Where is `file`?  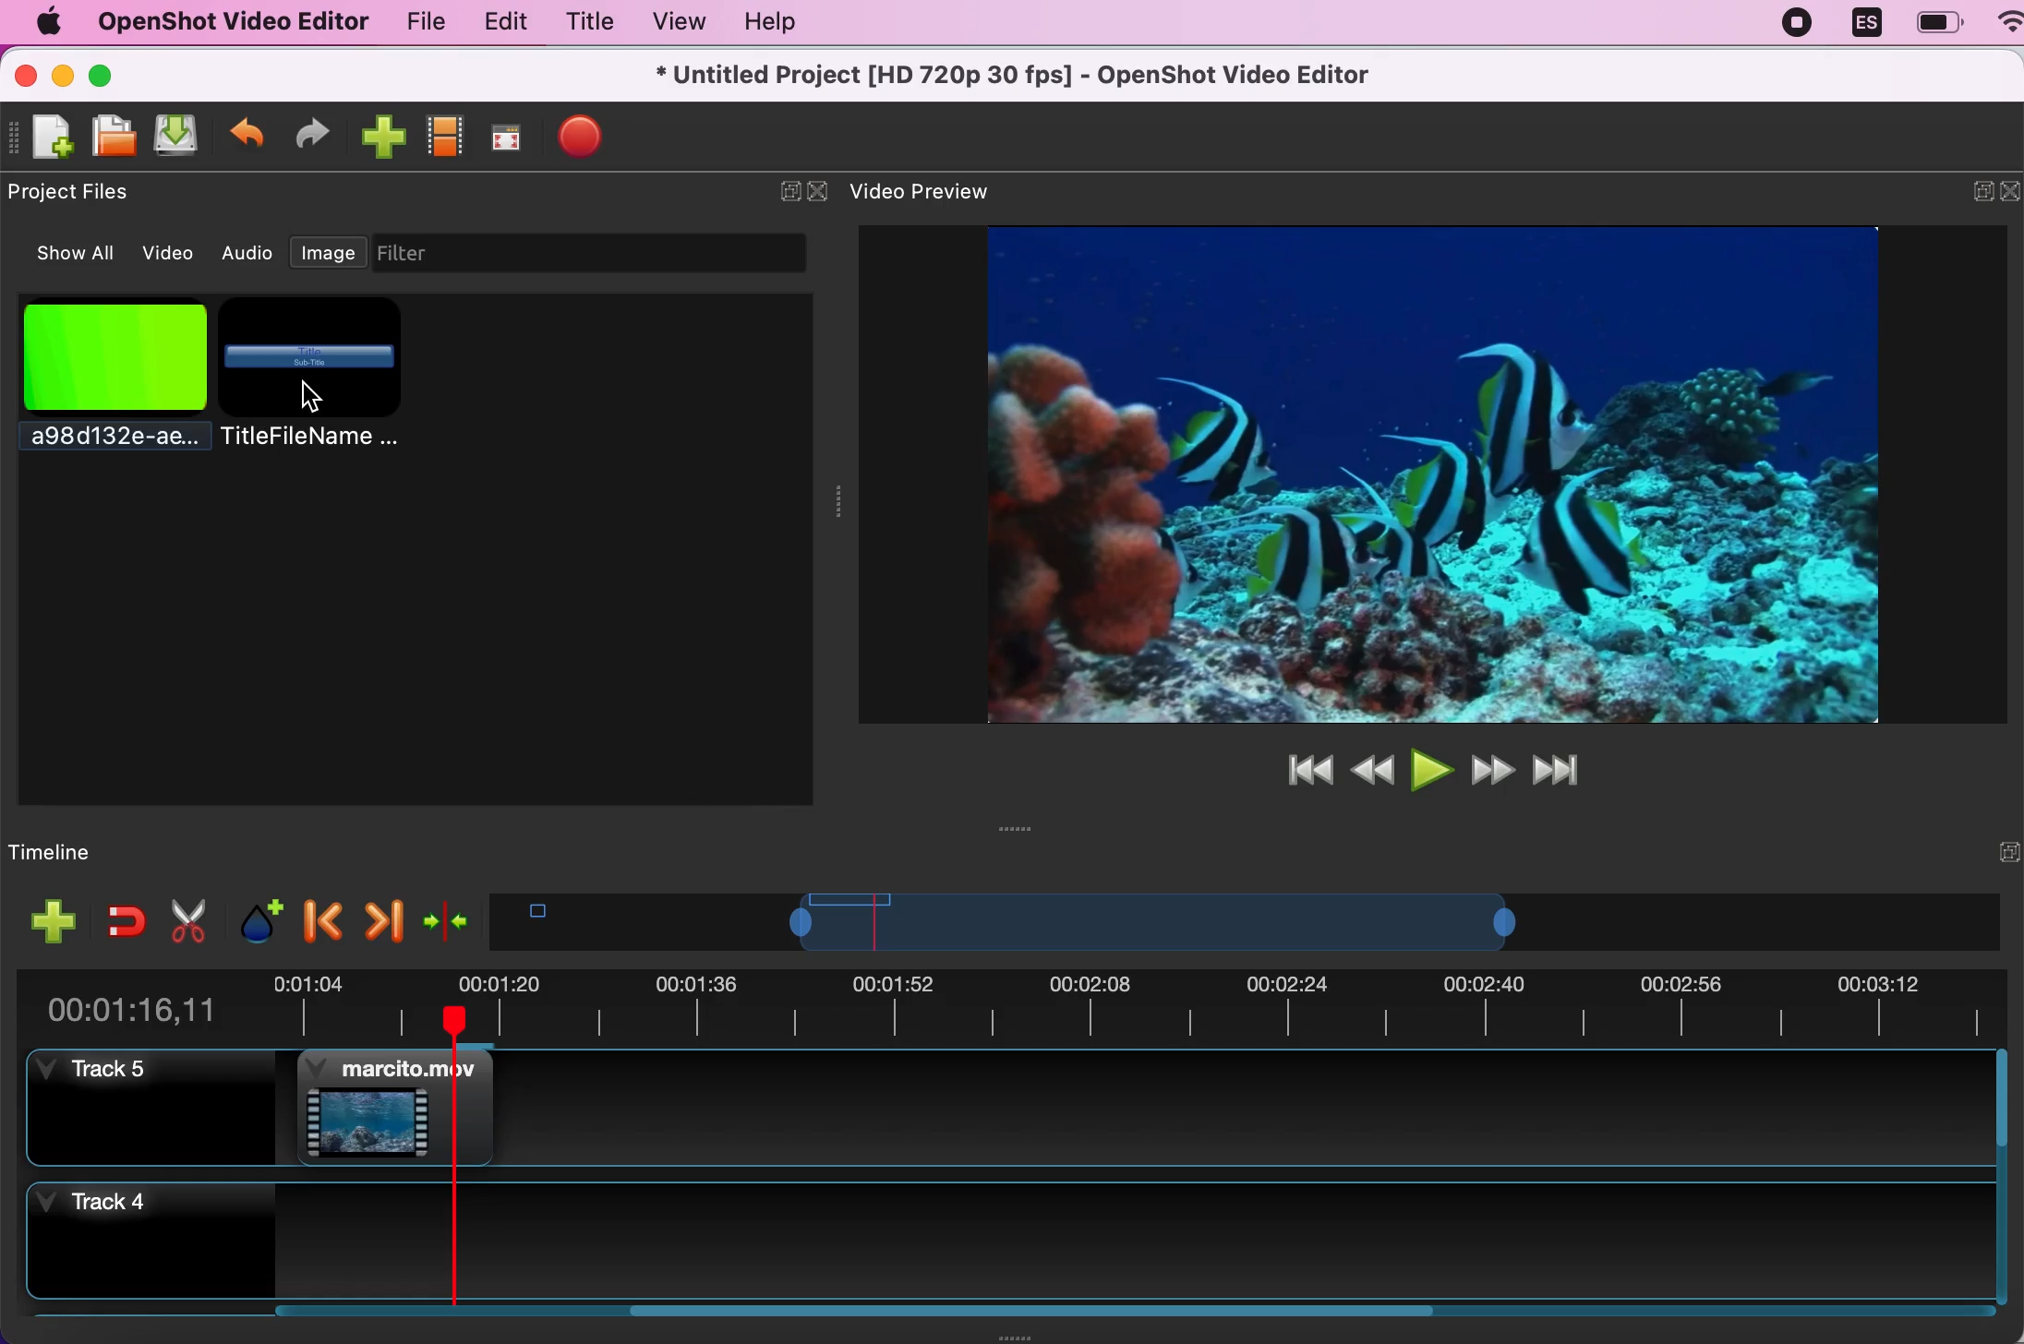
file is located at coordinates (415, 21).